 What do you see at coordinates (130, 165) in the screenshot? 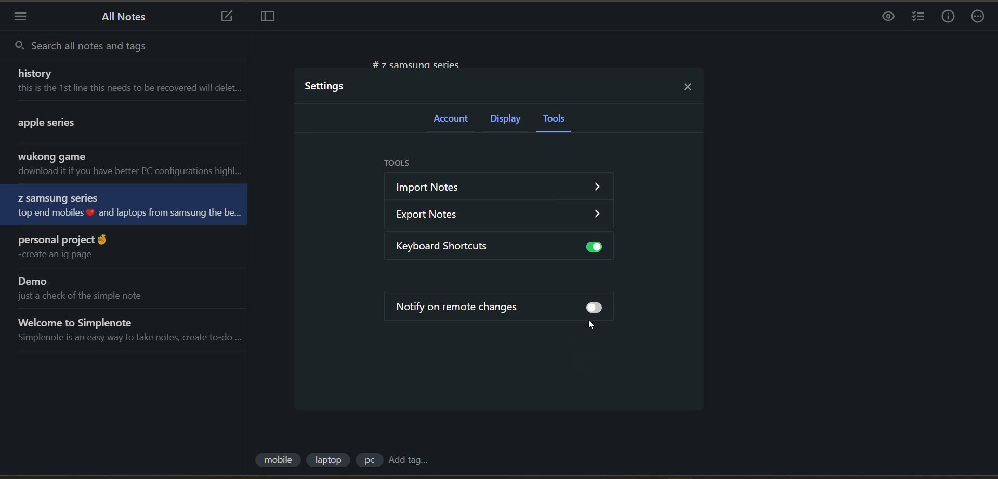
I see `note title and preview` at bounding box center [130, 165].